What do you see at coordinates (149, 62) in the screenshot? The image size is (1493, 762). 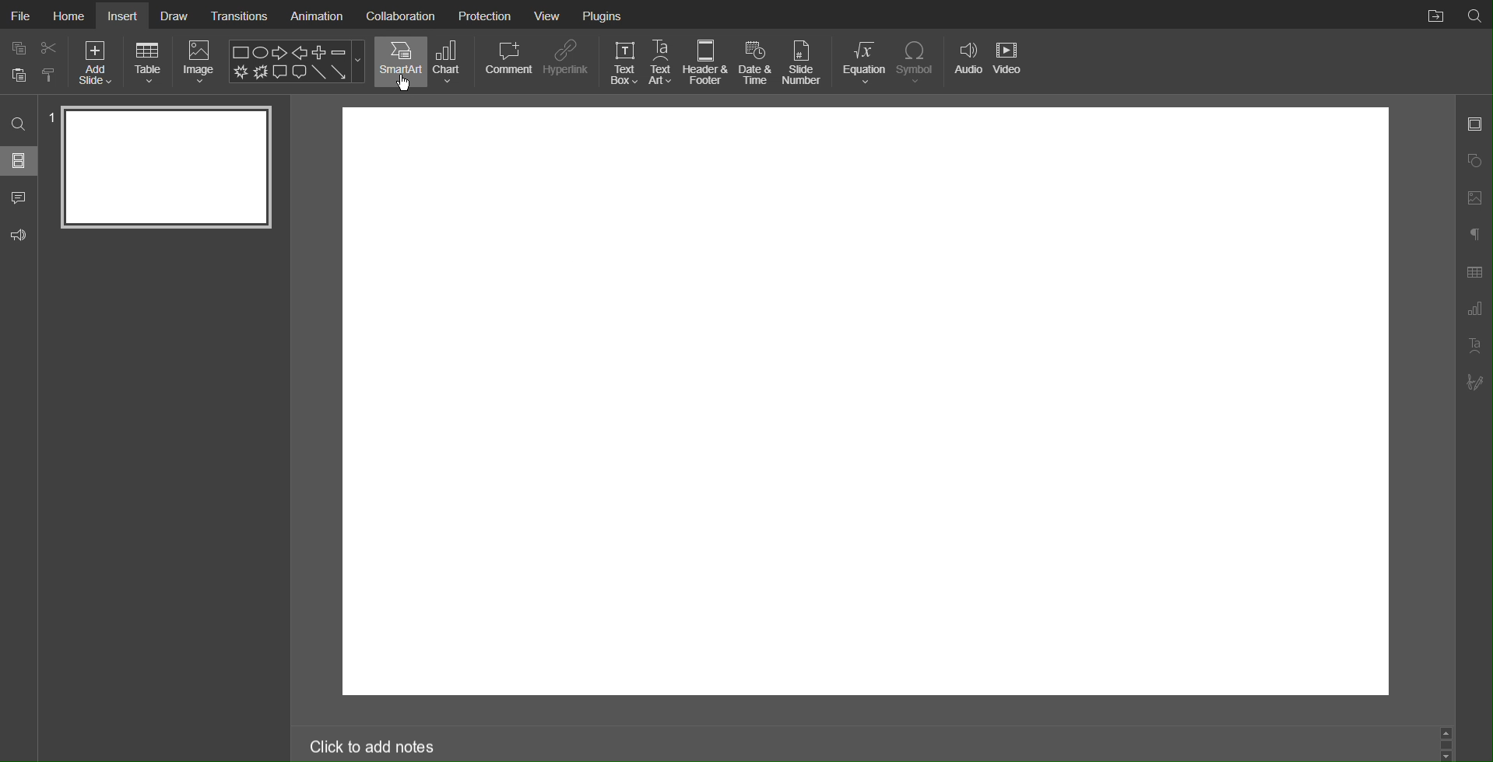 I see `Table` at bounding box center [149, 62].